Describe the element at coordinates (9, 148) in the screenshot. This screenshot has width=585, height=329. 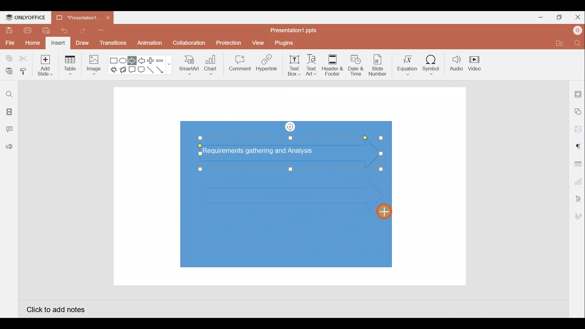
I see `Feedback and Support` at that location.